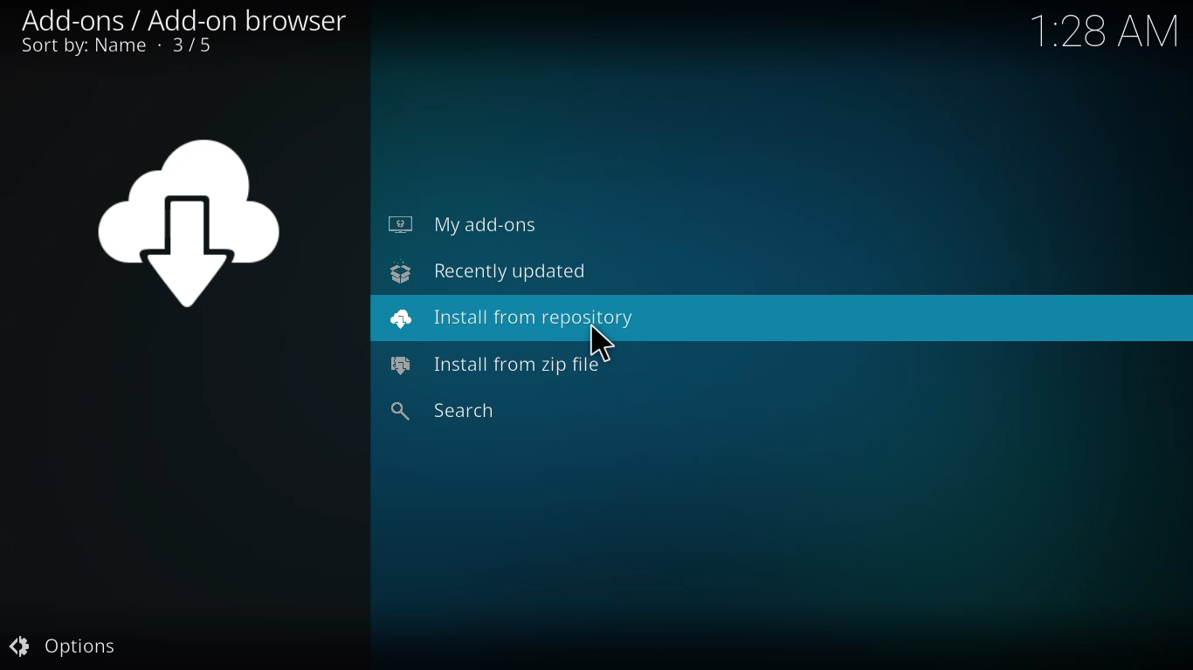 The image size is (1193, 670). I want to click on search, so click(450, 410).